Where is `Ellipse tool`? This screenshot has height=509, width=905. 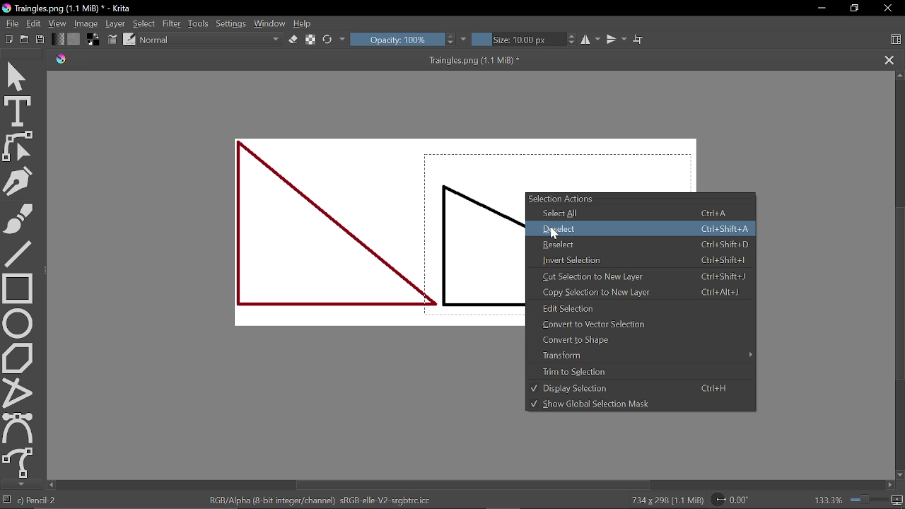 Ellipse tool is located at coordinates (18, 323).